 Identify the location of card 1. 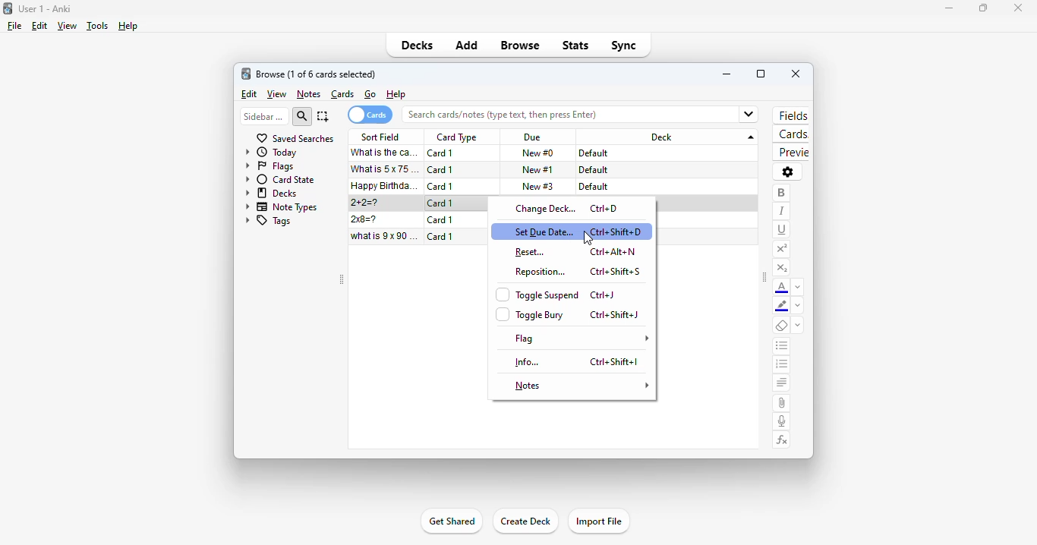
(441, 236).